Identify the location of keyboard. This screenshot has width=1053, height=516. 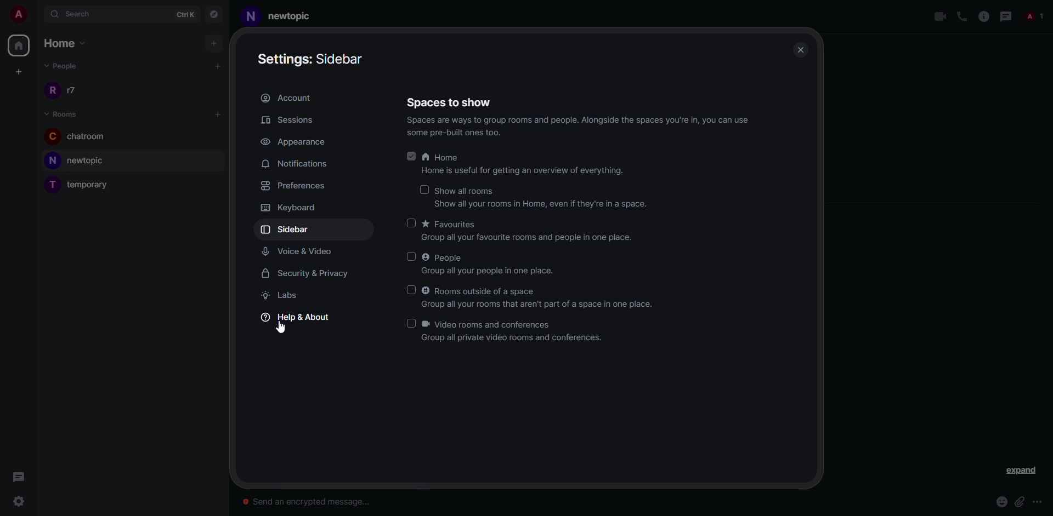
(291, 208).